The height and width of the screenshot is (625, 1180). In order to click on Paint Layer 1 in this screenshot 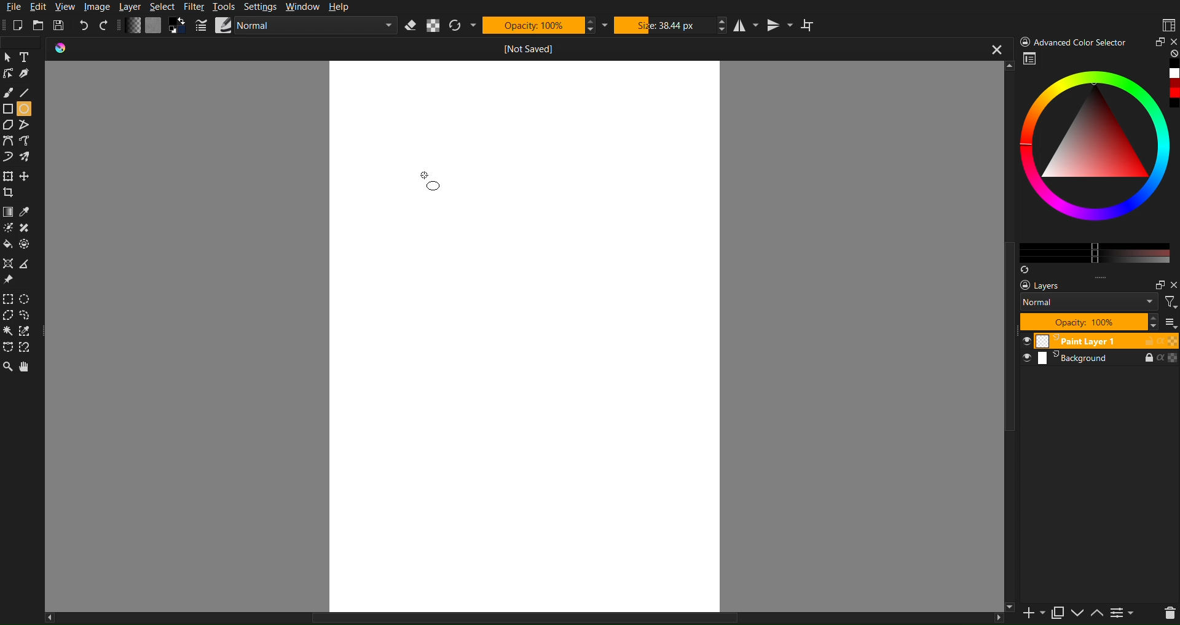, I will do `click(1099, 340)`.